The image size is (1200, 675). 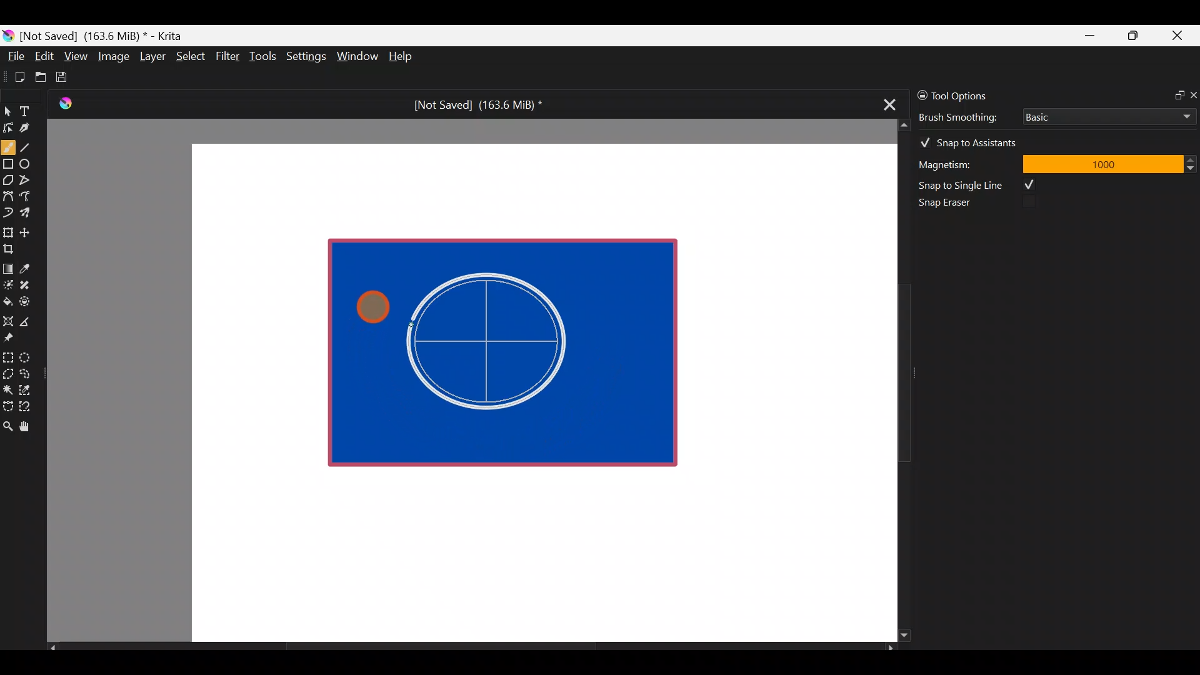 What do you see at coordinates (44, 58) in the screenshot?
I see `Edit` at bounding box center [44, 58].